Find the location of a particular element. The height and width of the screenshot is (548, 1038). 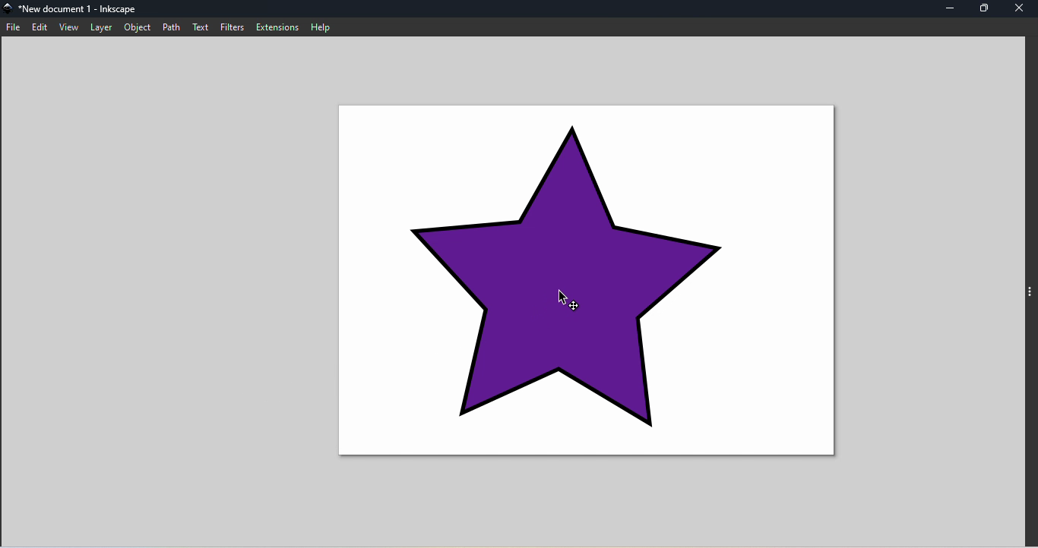

cursor is located at coordinates (570, 301).